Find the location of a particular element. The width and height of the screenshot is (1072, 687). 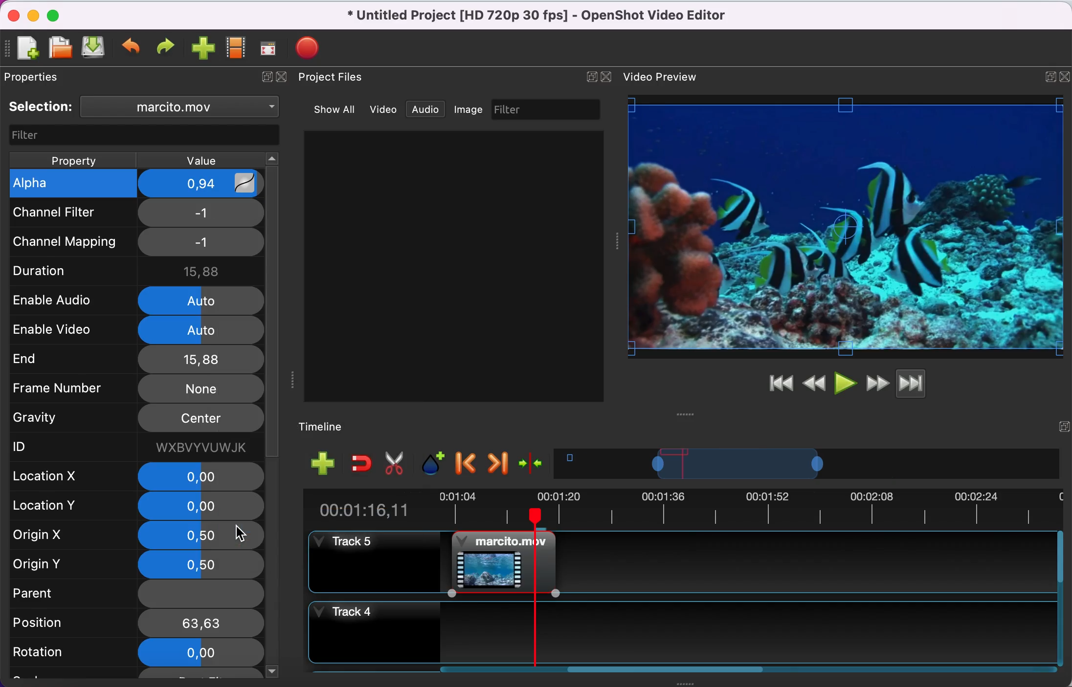

scroll bar is located at coordinates (674, 673).